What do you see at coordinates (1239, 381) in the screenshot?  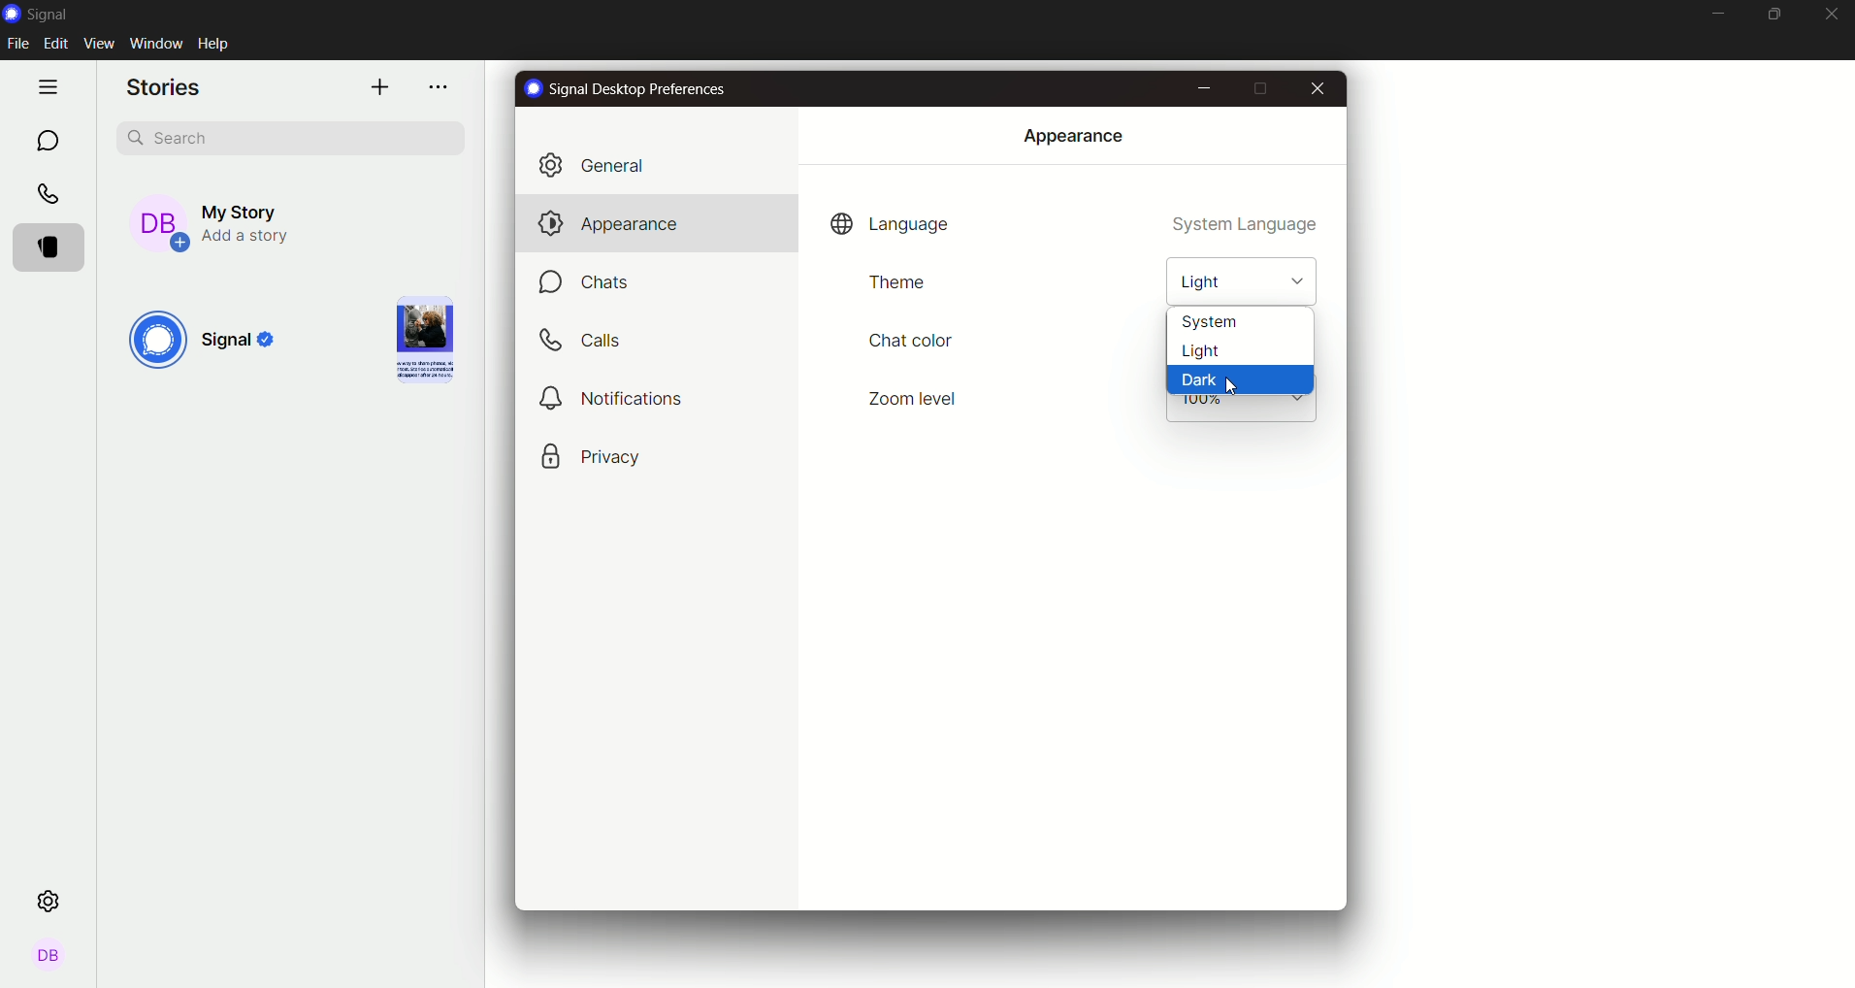 I see `dark` at bounding box center [1239, 381].